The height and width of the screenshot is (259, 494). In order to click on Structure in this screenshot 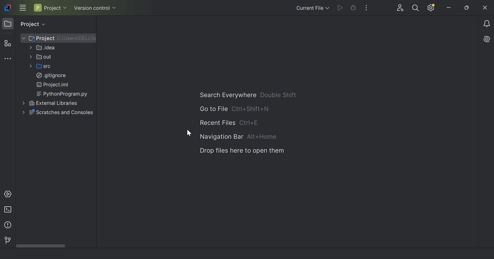, I will do `click(8, 44)`.